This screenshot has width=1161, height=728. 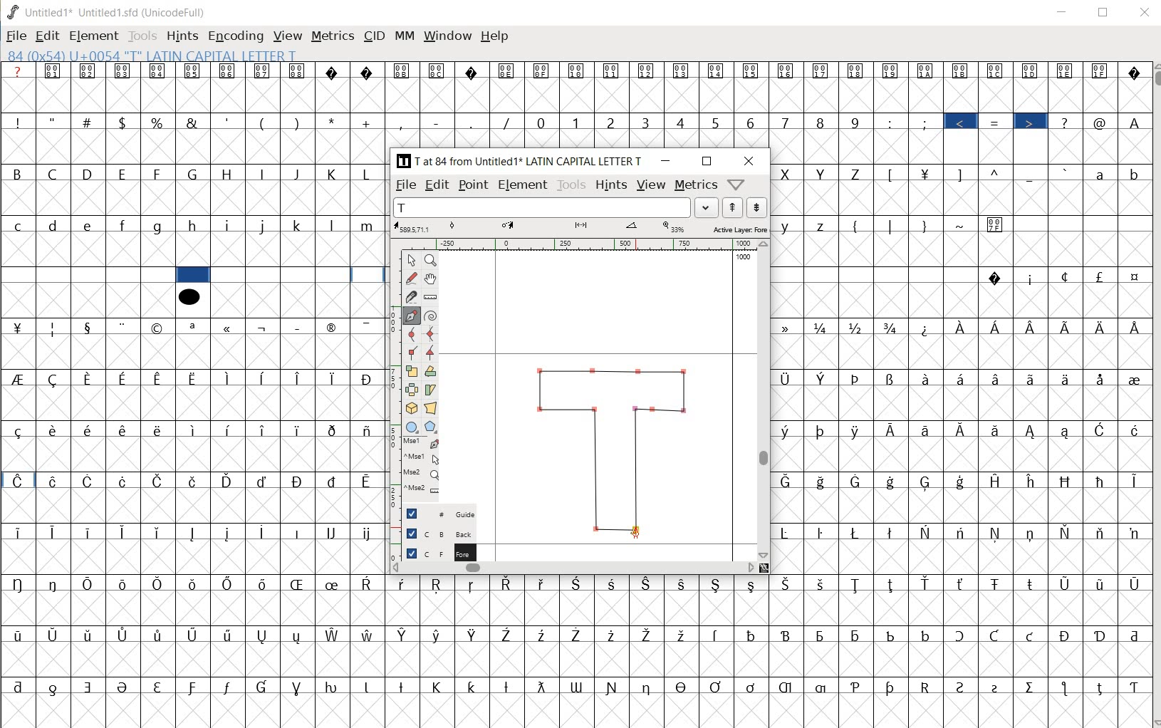 I want to click on , so click(x=822, y=685).